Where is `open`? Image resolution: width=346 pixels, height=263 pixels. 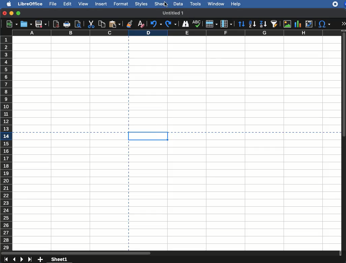
open is located at coordinates (26, 24).